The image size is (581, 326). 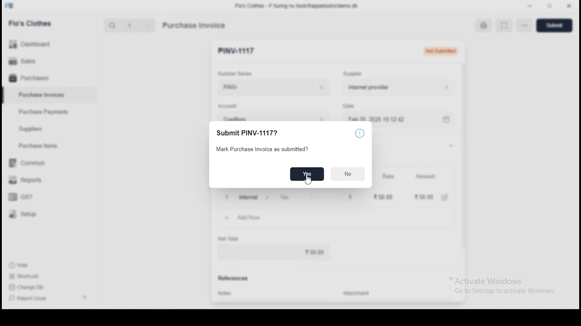 I want to click on icon, so click(x=360, y=133).